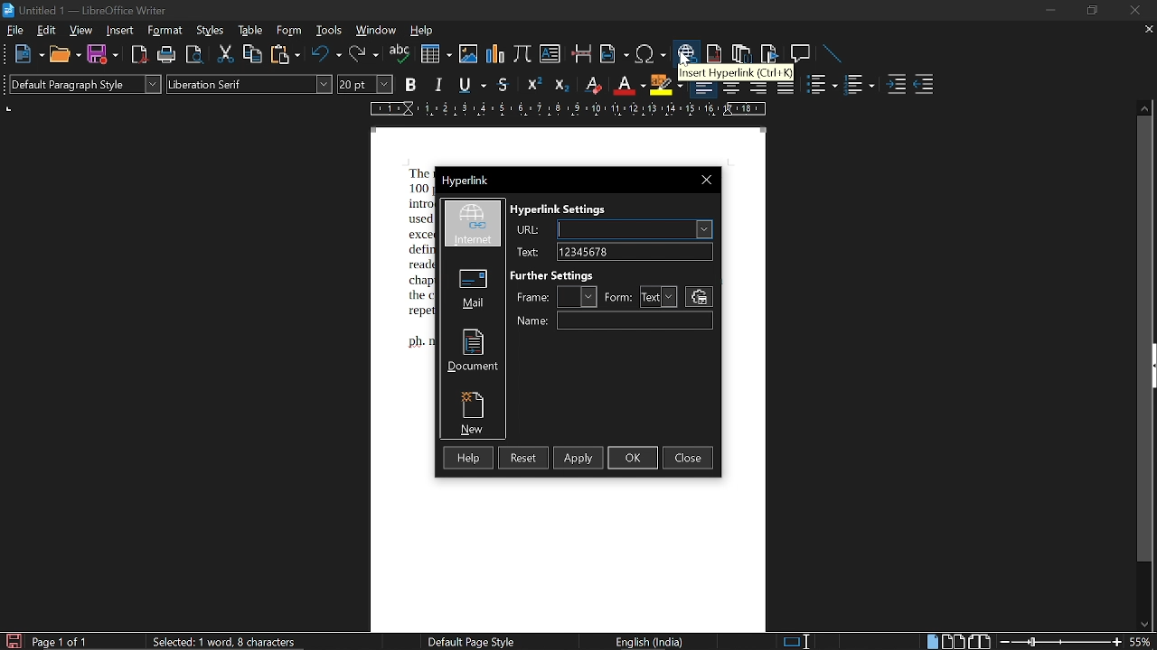 The width and height of the screenshot is (1157, 650). What do you see at coordinates (474, 225) in the screenshot?
I see `internet` at bounding box center [474, 225].